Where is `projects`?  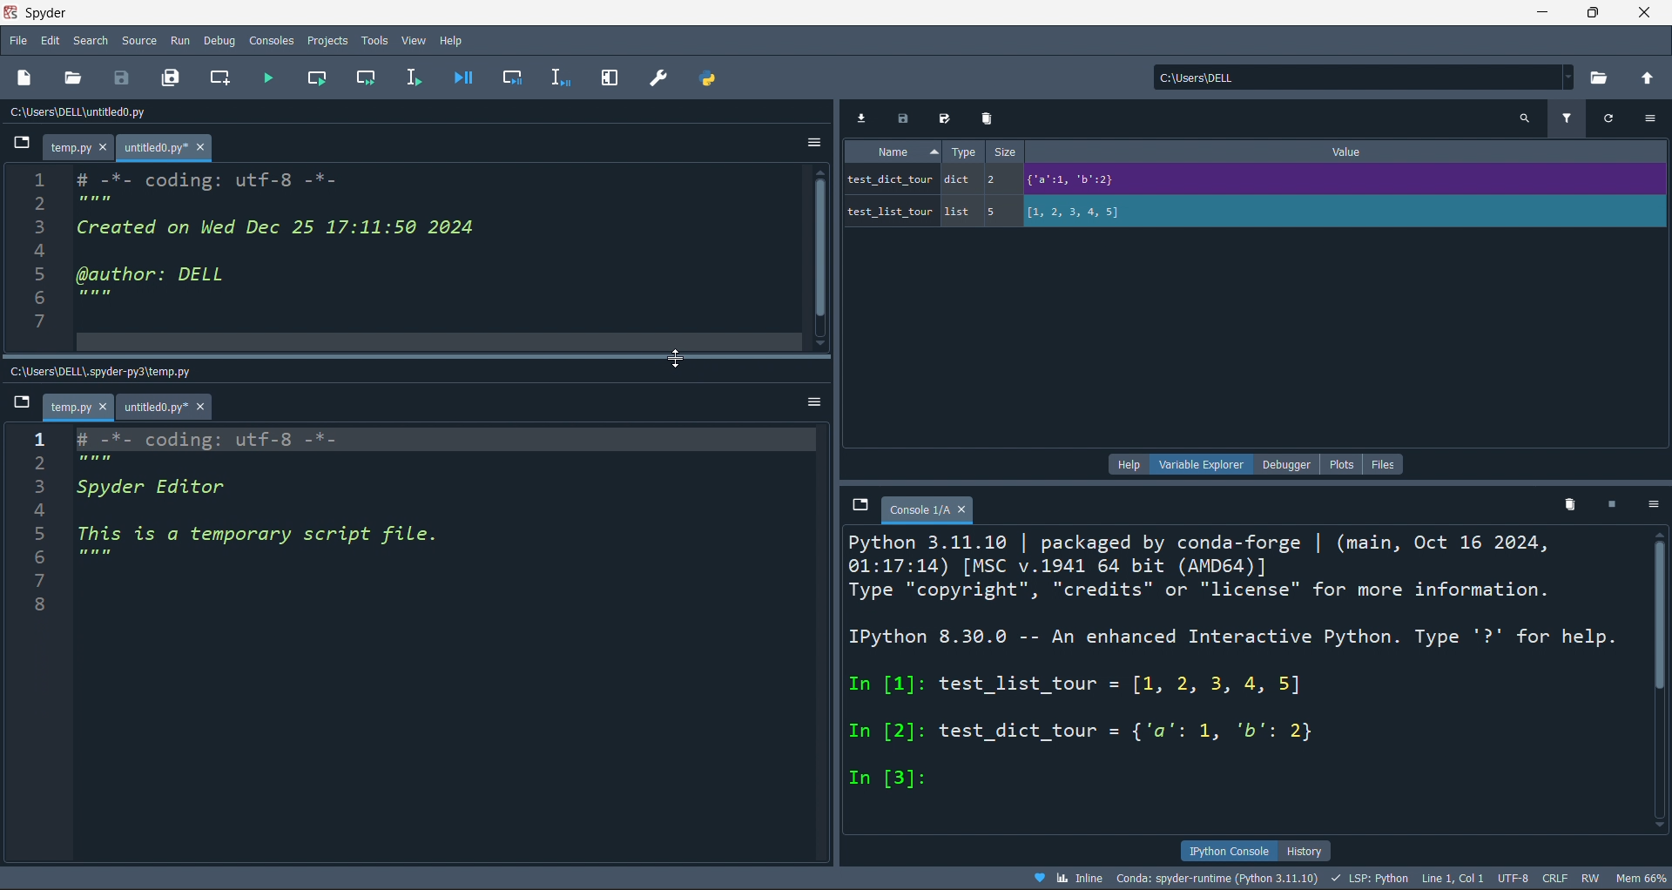 projects is located at coordinates (324, 42).